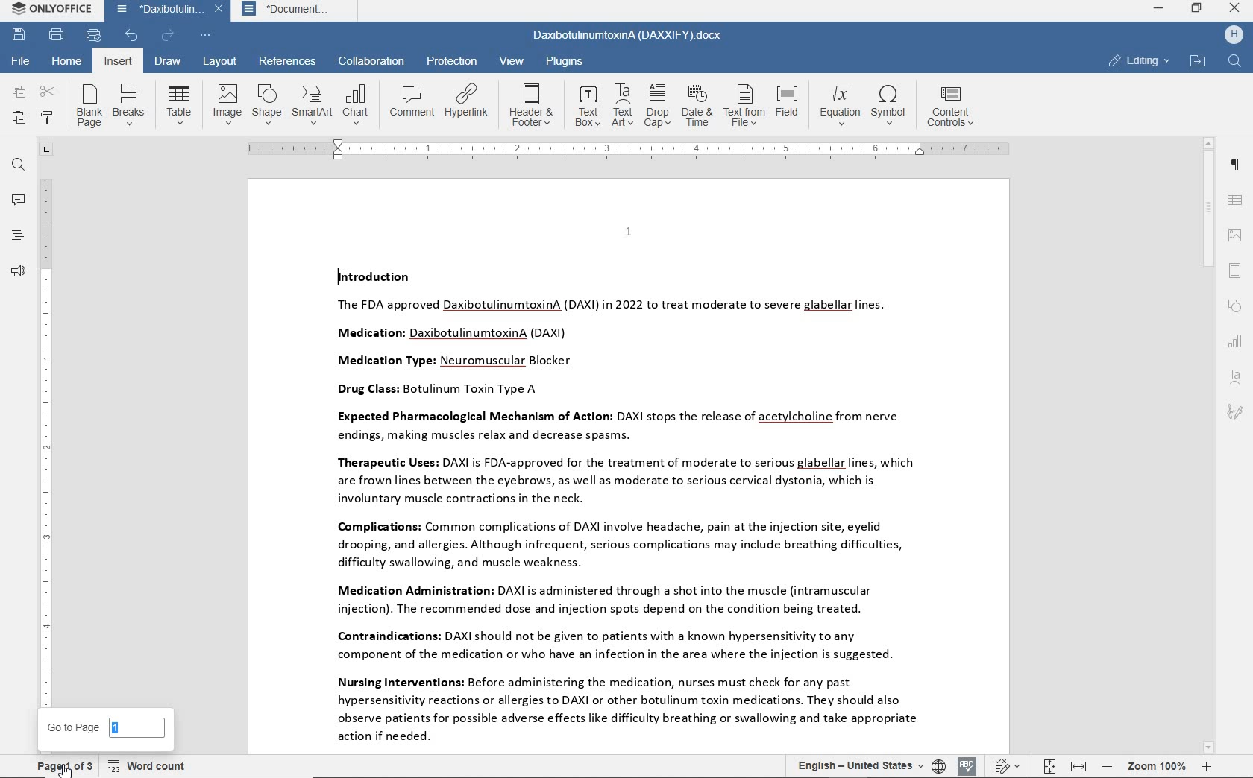 This screenshot has width=1253, height=778. Describe the element at coordinates (1197, 62) in the screenshot. I see `open file location` at that location.